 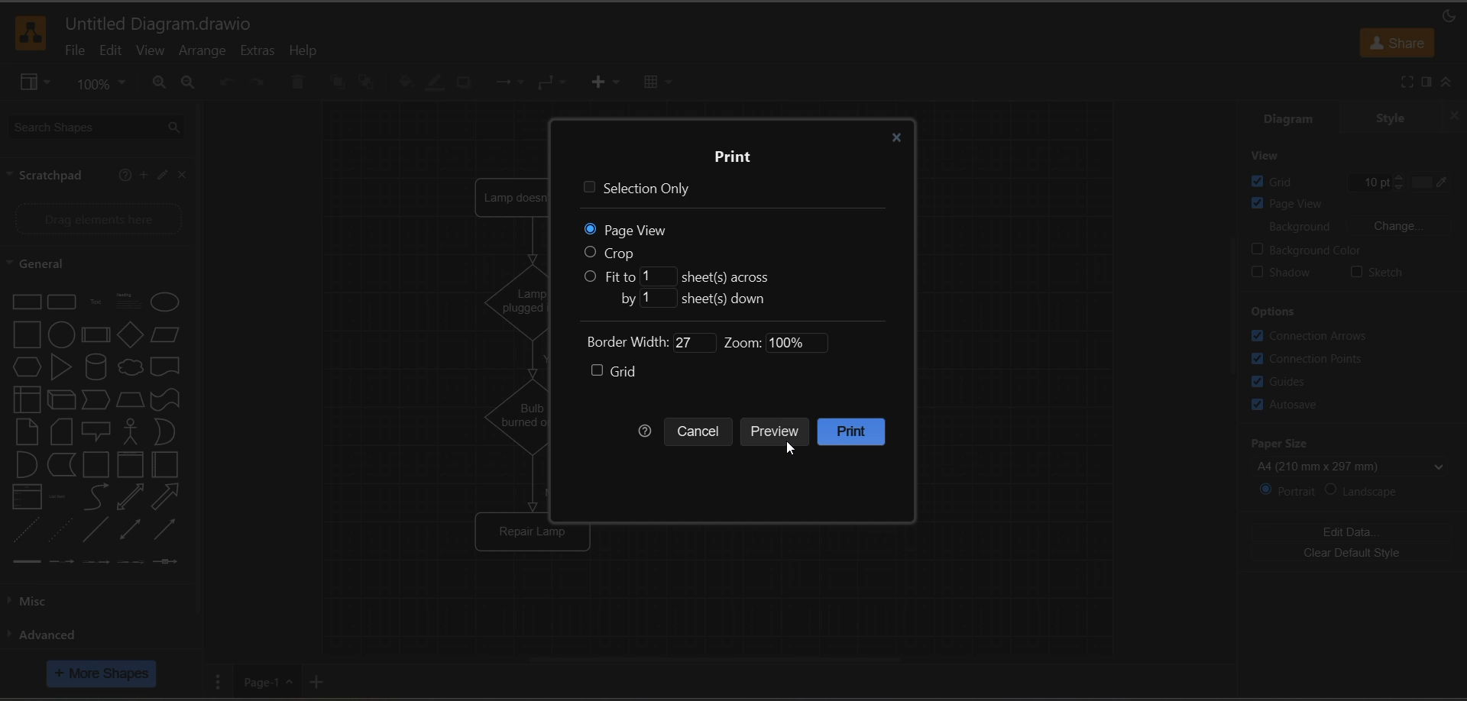 I want to click on connection, so click(x=508, y=82).